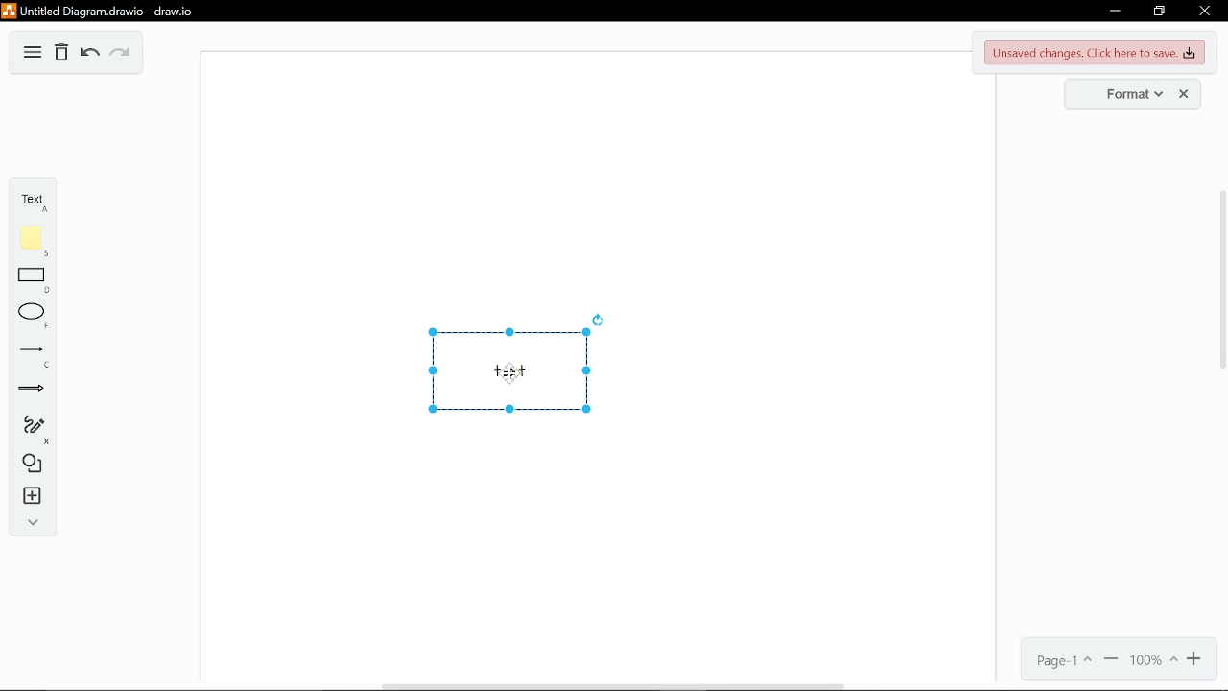 Image resolution: width=1228 pixels, height=691 pixels. Describe the element at coordinates (1203, 12) in the screenshot. I see `close` at that location.